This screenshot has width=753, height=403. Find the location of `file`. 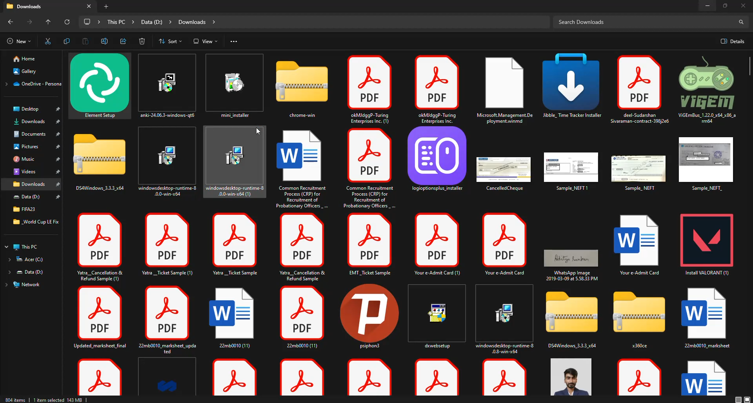

file is located at coordinates (309, 167).